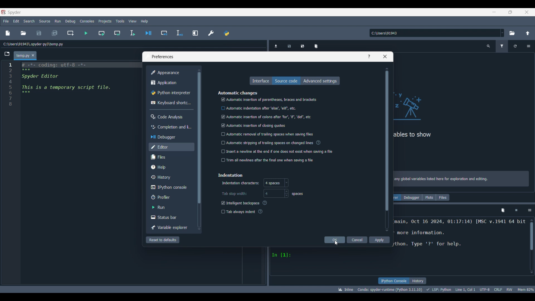  What do you see at coordinates (171, 127) in the screenshot?
I see `Completion and linting` at bounding box center [171, 127].